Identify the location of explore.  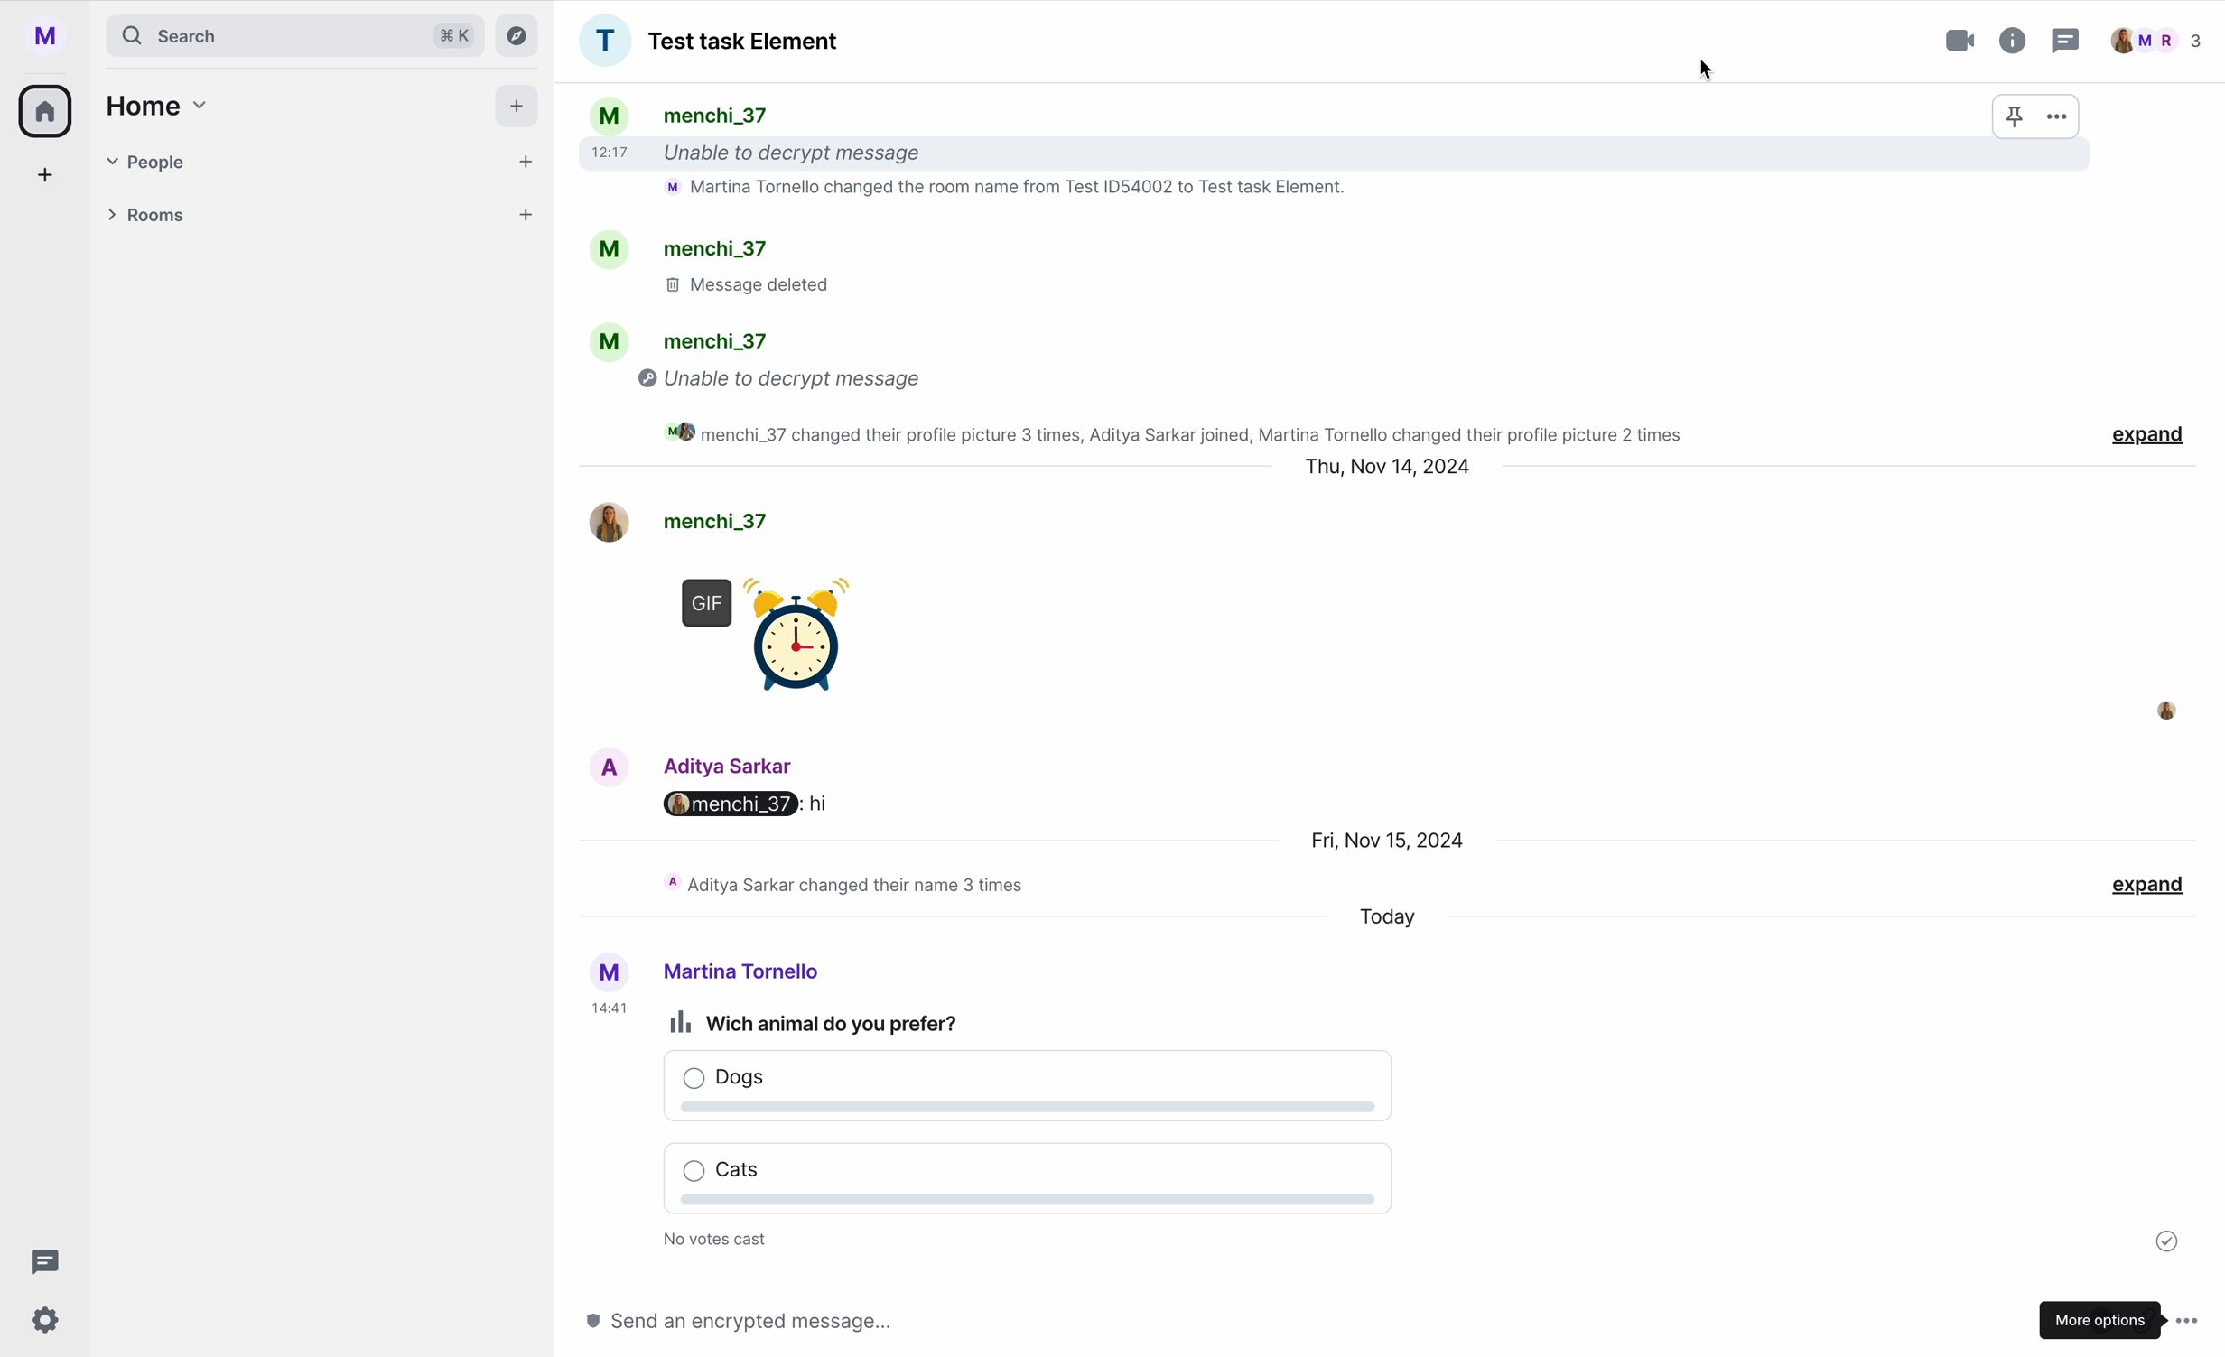
(521, 34).